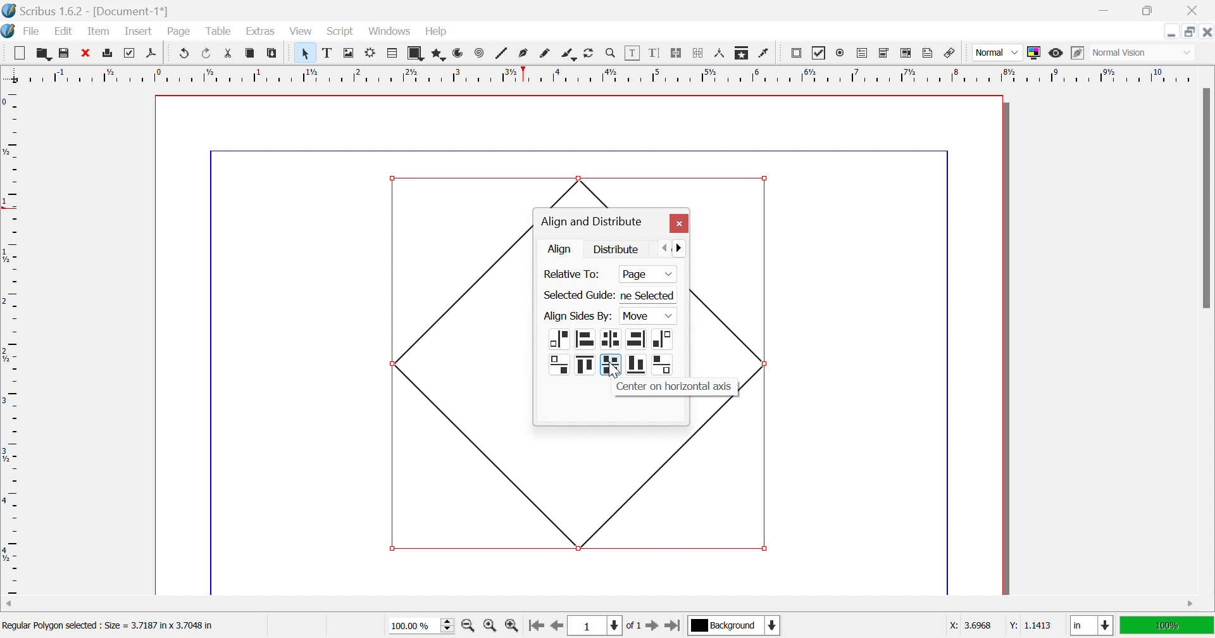  What do you see at coordinates (1165, 624) in the screenshot?
I see `100%` at bounding box center [1165, 624].